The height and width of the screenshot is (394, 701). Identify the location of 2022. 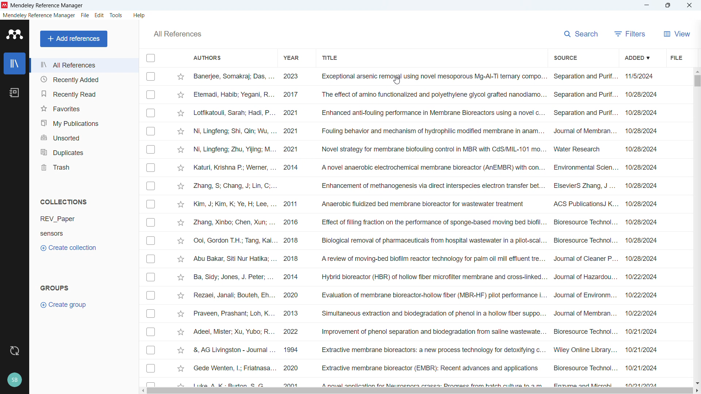
(294, 332).